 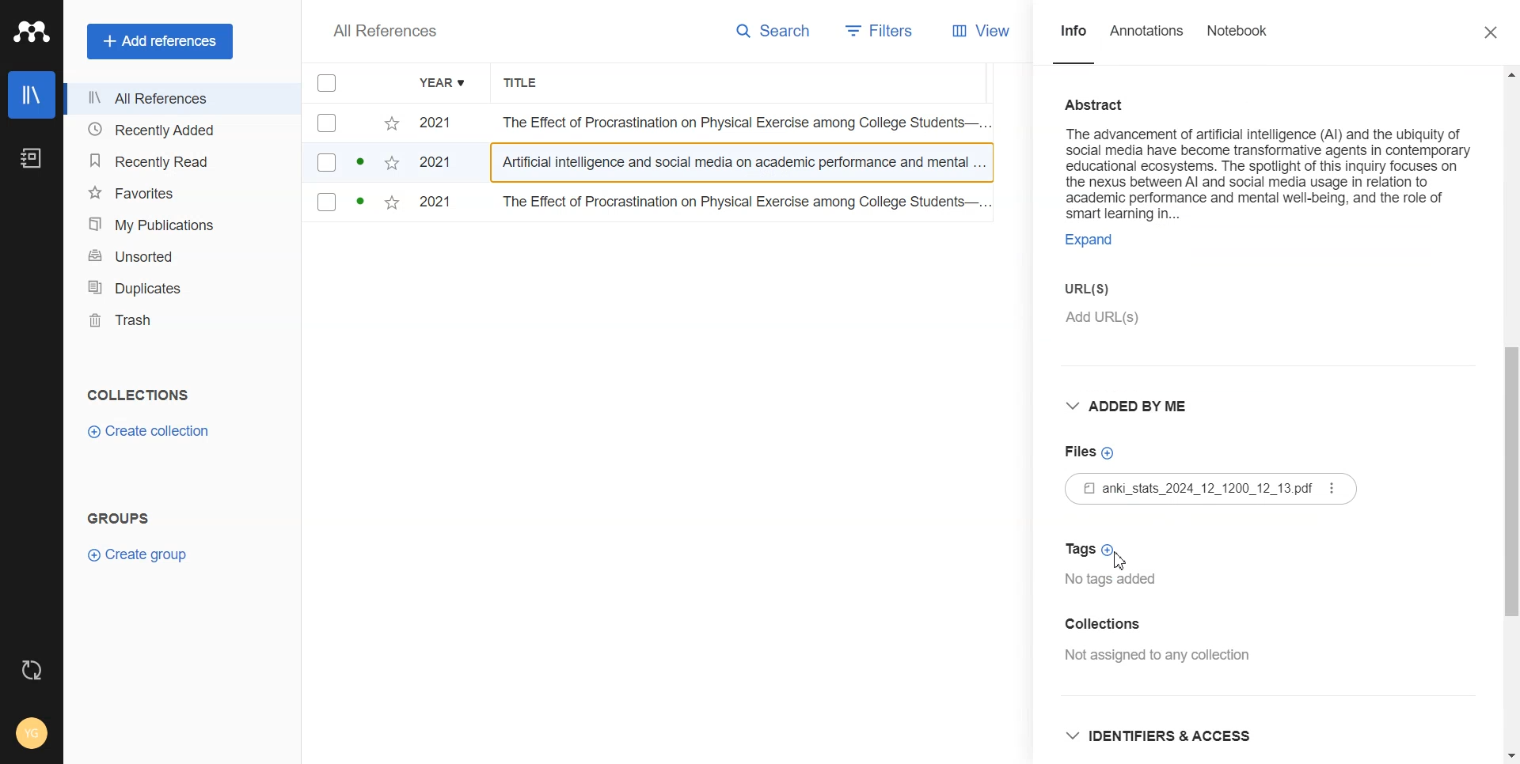 What do you see at coordinates (777, 31) in the screenshot?
I see `Search` at bounding box center [777, 31].